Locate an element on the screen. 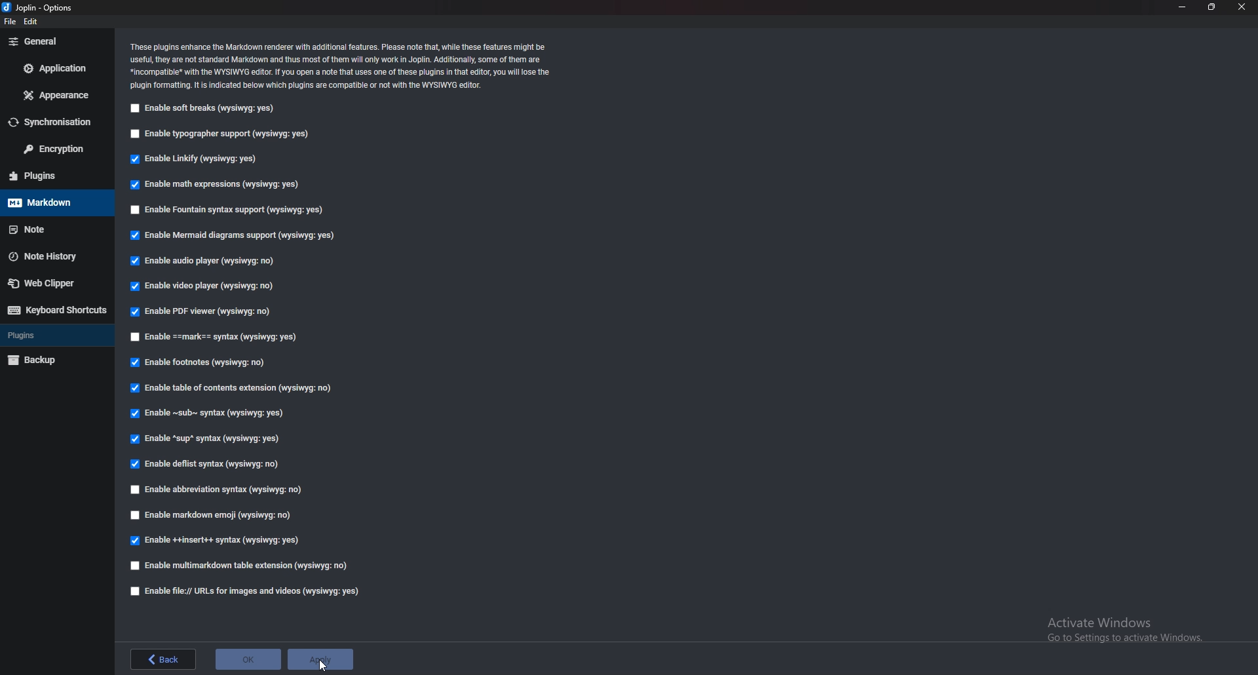  Resize is located at coordinates (1212, 7).